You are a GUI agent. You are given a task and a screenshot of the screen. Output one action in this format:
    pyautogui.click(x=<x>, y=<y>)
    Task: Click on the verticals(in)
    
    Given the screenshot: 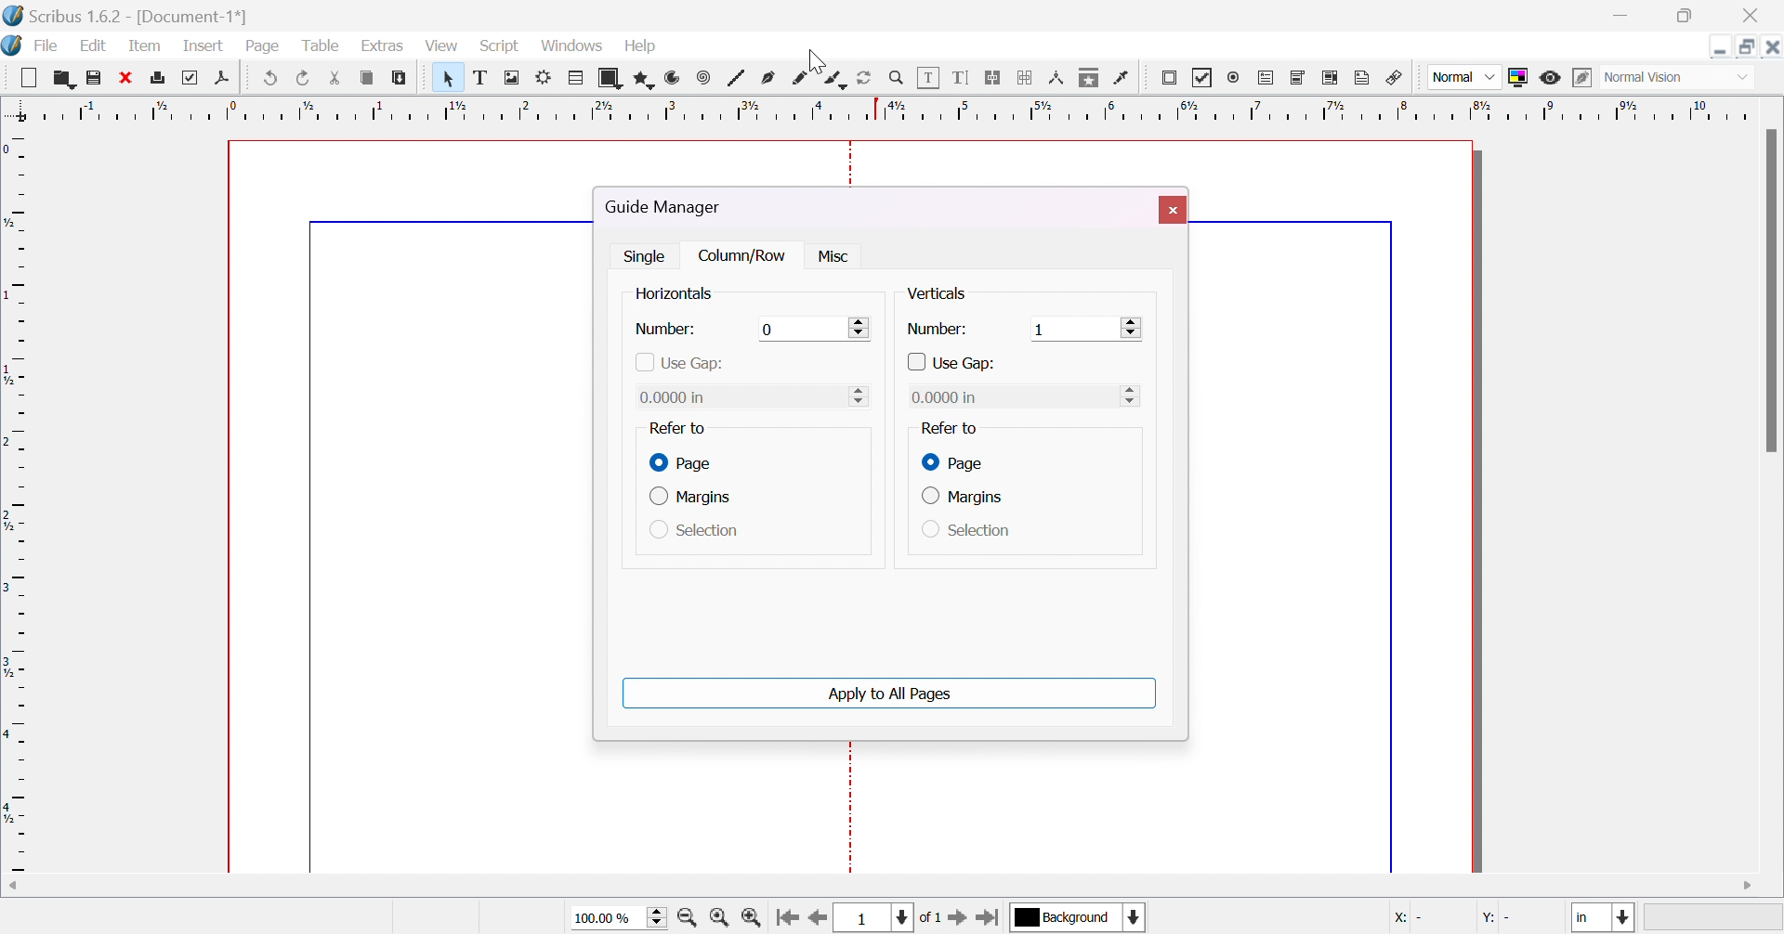 What is the action you would take?
    pyautogui.click(x=951, y=293)
    